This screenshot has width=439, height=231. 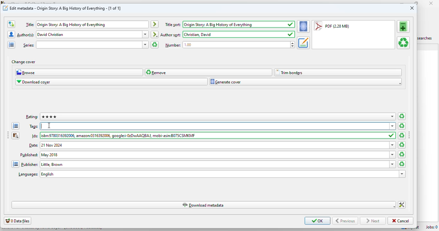 I want to click on close, so click(x=431, y=3).